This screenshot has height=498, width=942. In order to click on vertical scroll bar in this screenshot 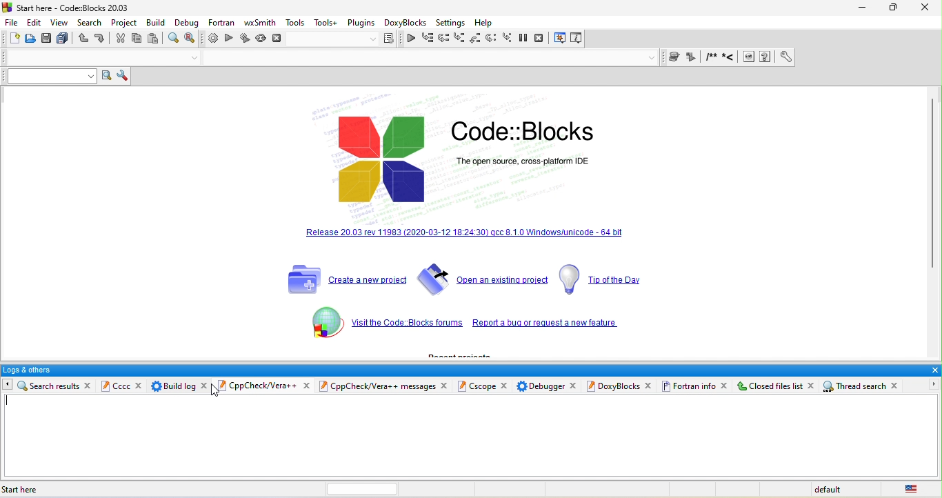, I will do `click(936, 186)`.